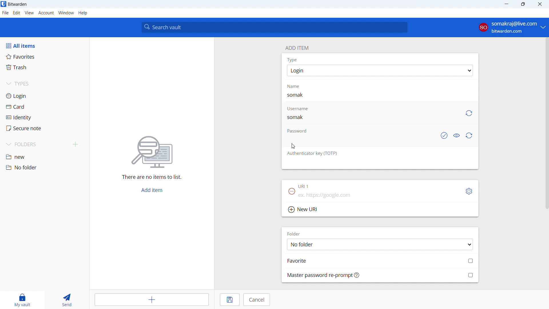  Describe the element at coordinates (456, 136) in the screenshot. I see `toggle visibility` at that location.